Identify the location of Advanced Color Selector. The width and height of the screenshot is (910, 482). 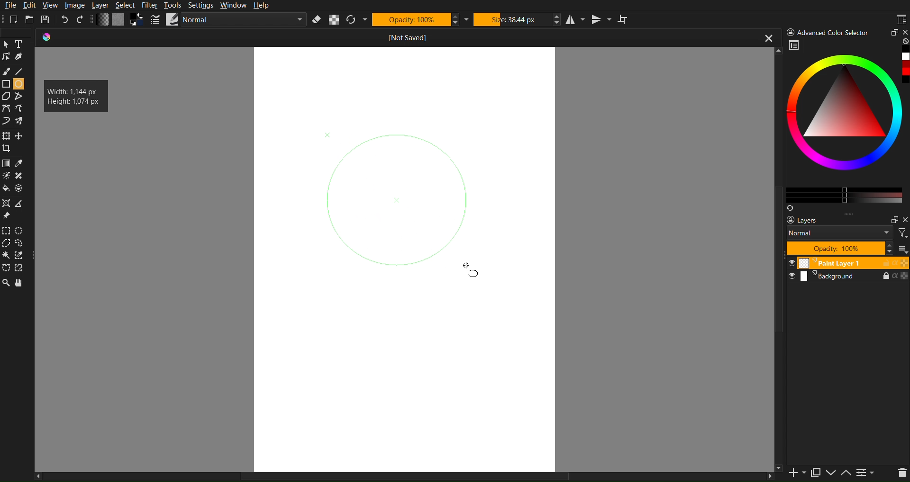
(847, 126).